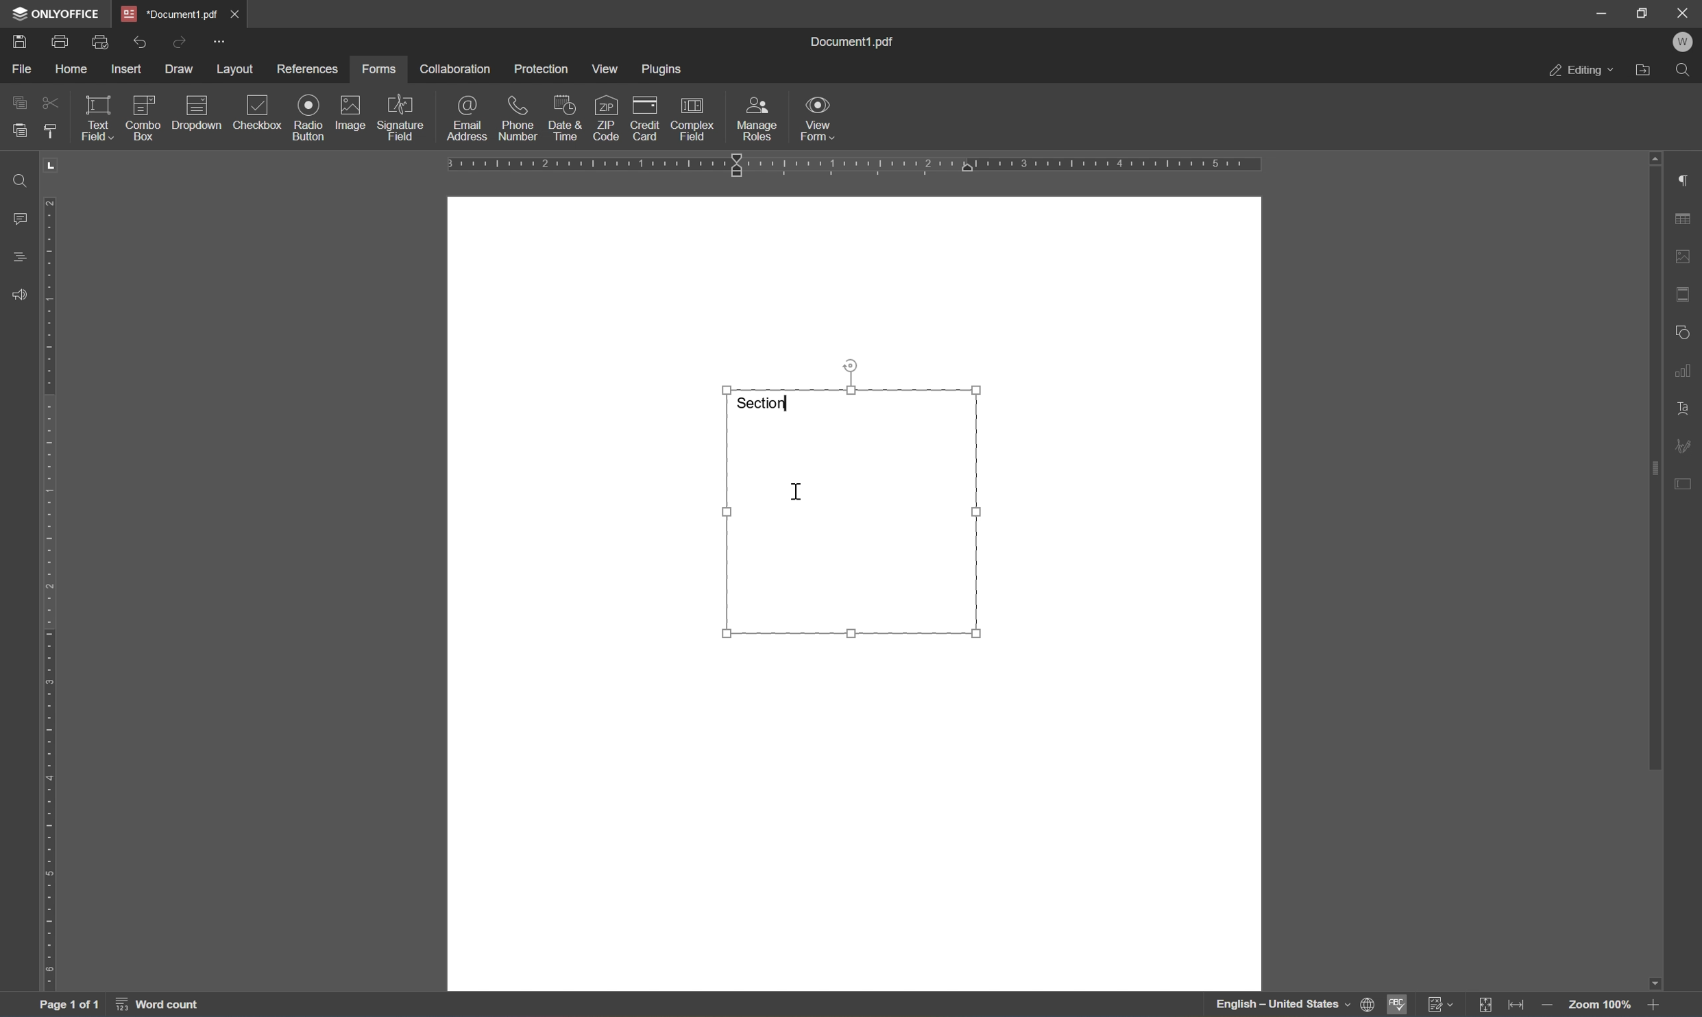 This screenshot has width=1702, height=1017. I want to click on ONLYOFFICE, so click(62, 13).